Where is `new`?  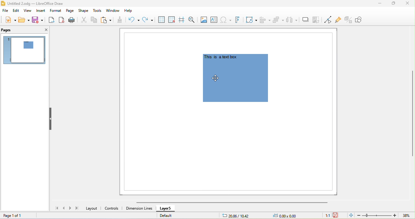
new is located at coordinates (9, 19).